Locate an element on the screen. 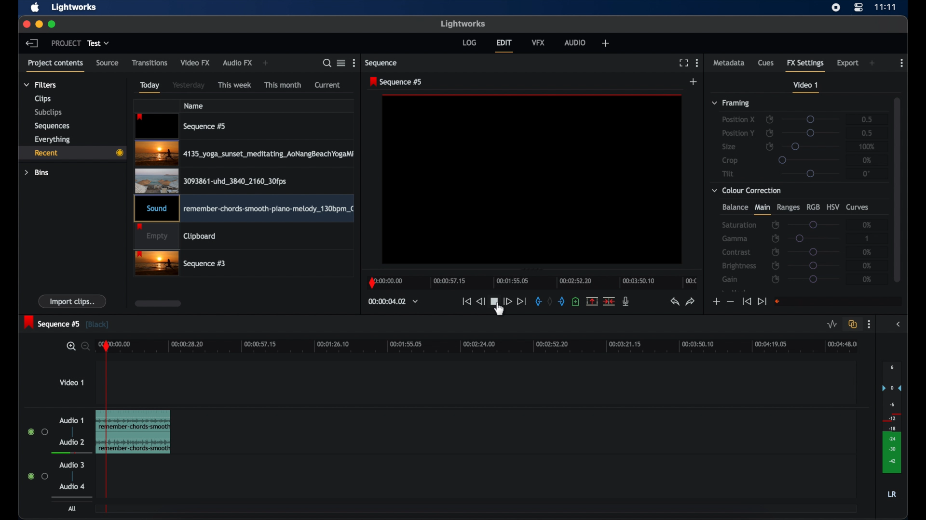 The height and width of the screenshot is (520, 926). slider is located at coordinates (811, 147).